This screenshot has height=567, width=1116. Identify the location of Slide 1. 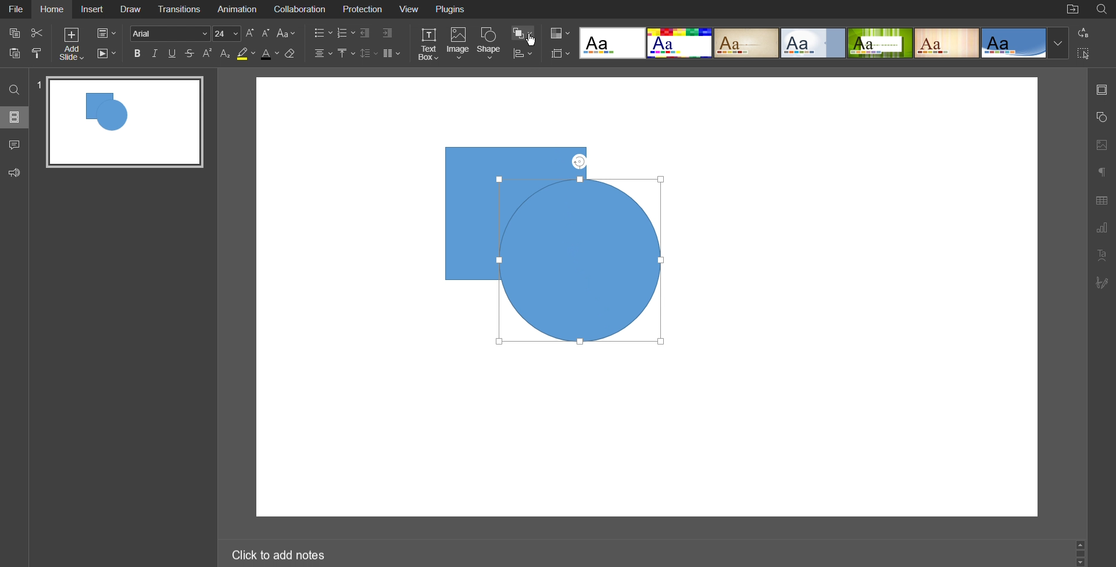
(123, 120).